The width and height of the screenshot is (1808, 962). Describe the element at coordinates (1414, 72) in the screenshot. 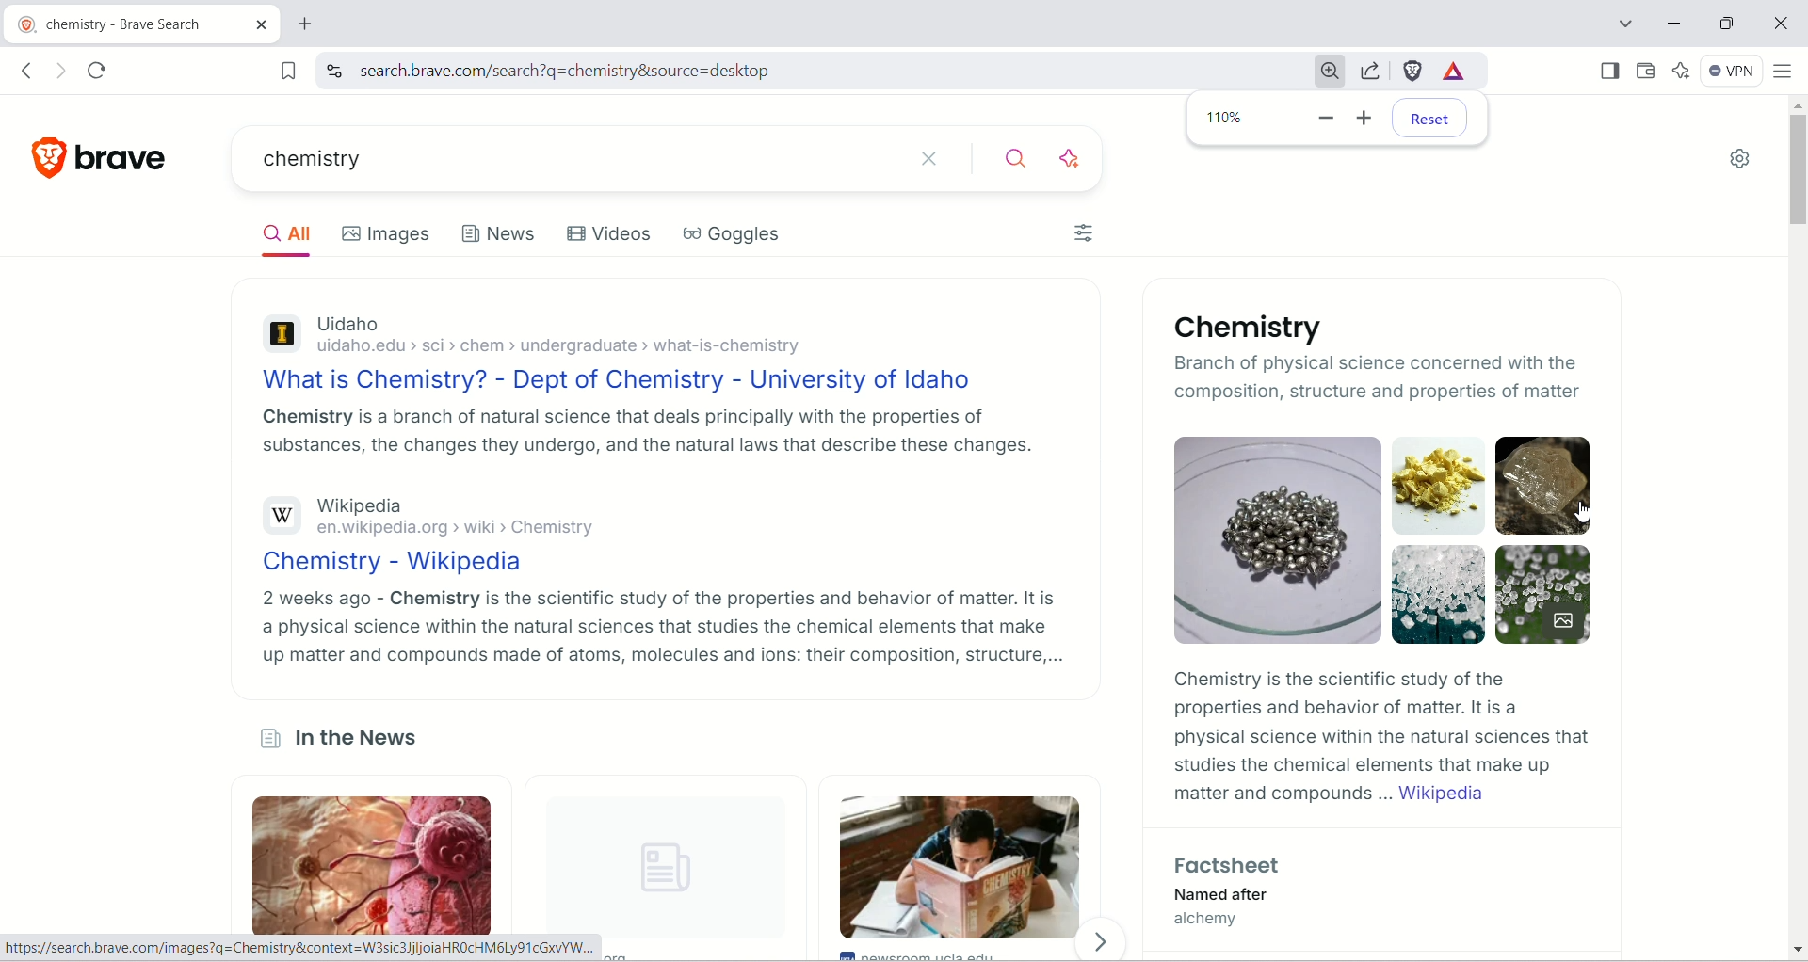

I see `brave schield` at that location.